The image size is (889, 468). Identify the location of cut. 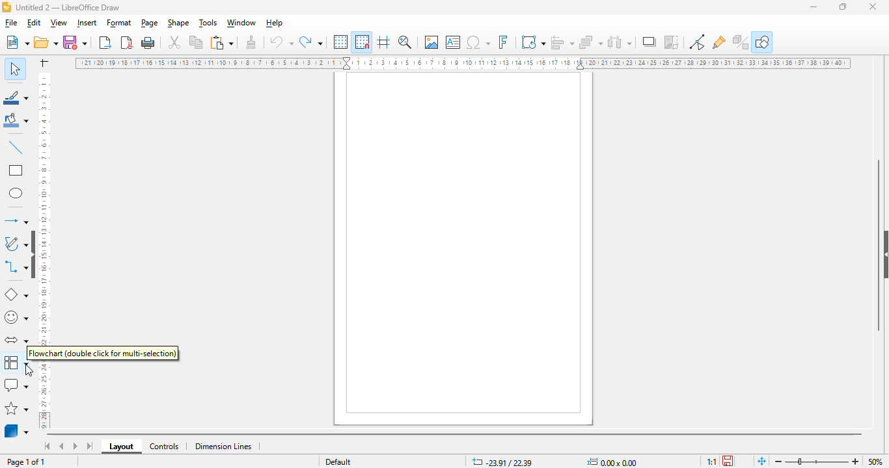
(174, 42).